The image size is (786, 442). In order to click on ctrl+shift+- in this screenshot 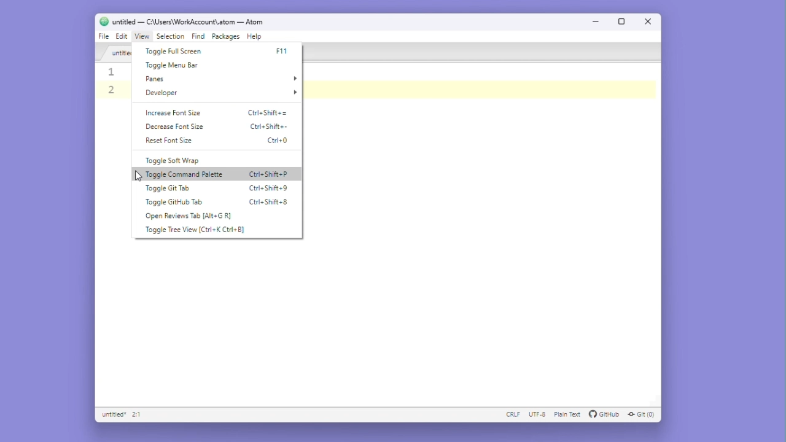, I will do `click(269, 126)`.